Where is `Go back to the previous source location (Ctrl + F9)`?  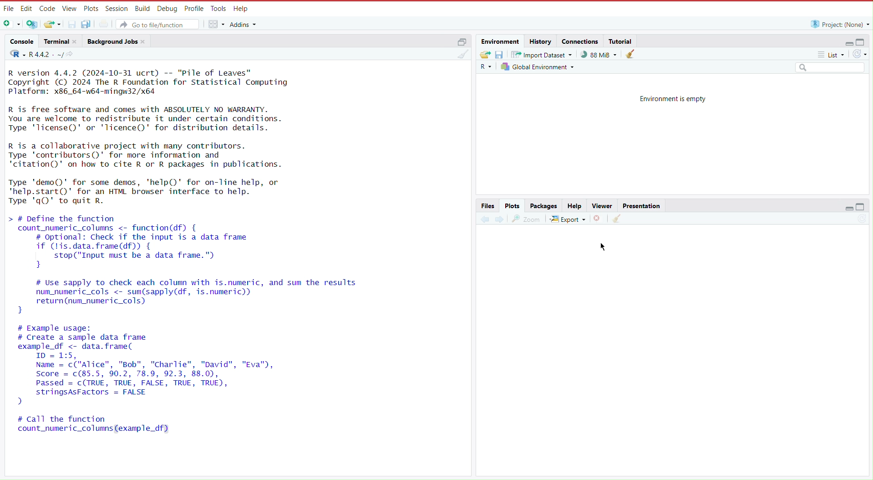 Go back to the previous source location (Ctrl + F9) is located at coordinates (485, 218).